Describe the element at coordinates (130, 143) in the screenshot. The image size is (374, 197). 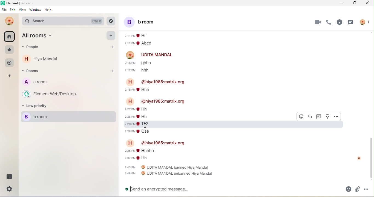
I see `H` at that location.